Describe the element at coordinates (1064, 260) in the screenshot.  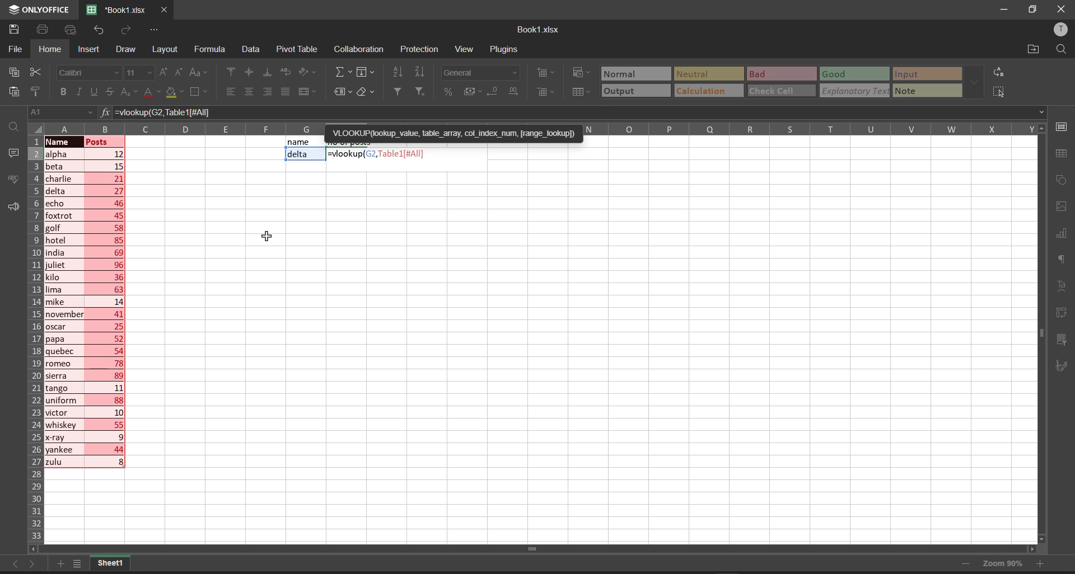
I see `paragraph settings` at that location.